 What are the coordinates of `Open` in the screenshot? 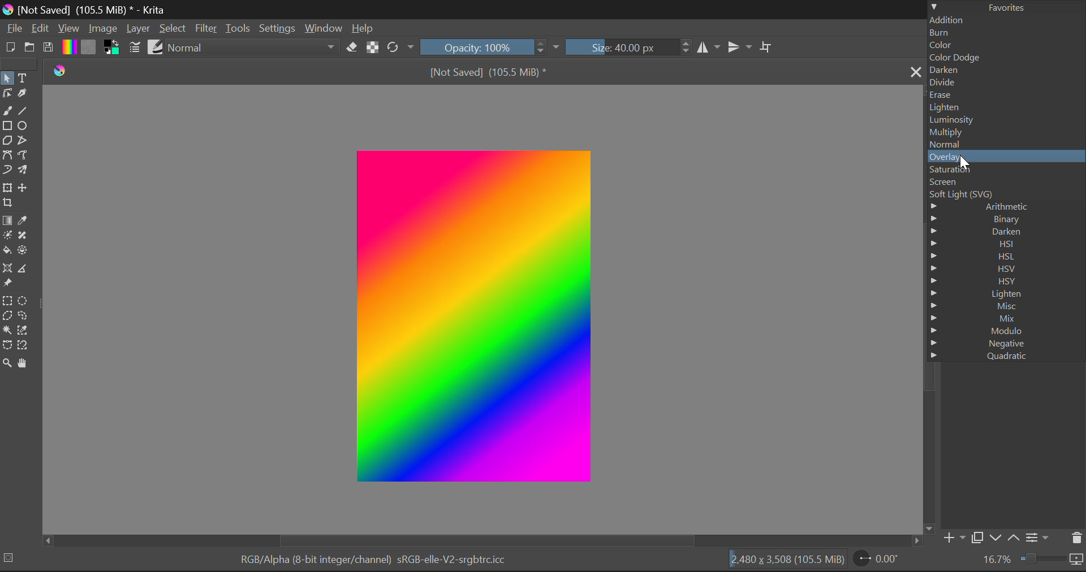 It's located at (32, 47).